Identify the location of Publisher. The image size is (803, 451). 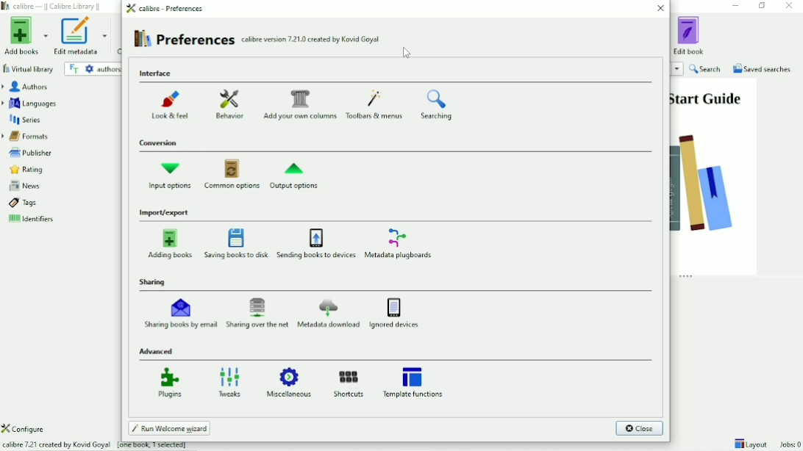
(57, 153).